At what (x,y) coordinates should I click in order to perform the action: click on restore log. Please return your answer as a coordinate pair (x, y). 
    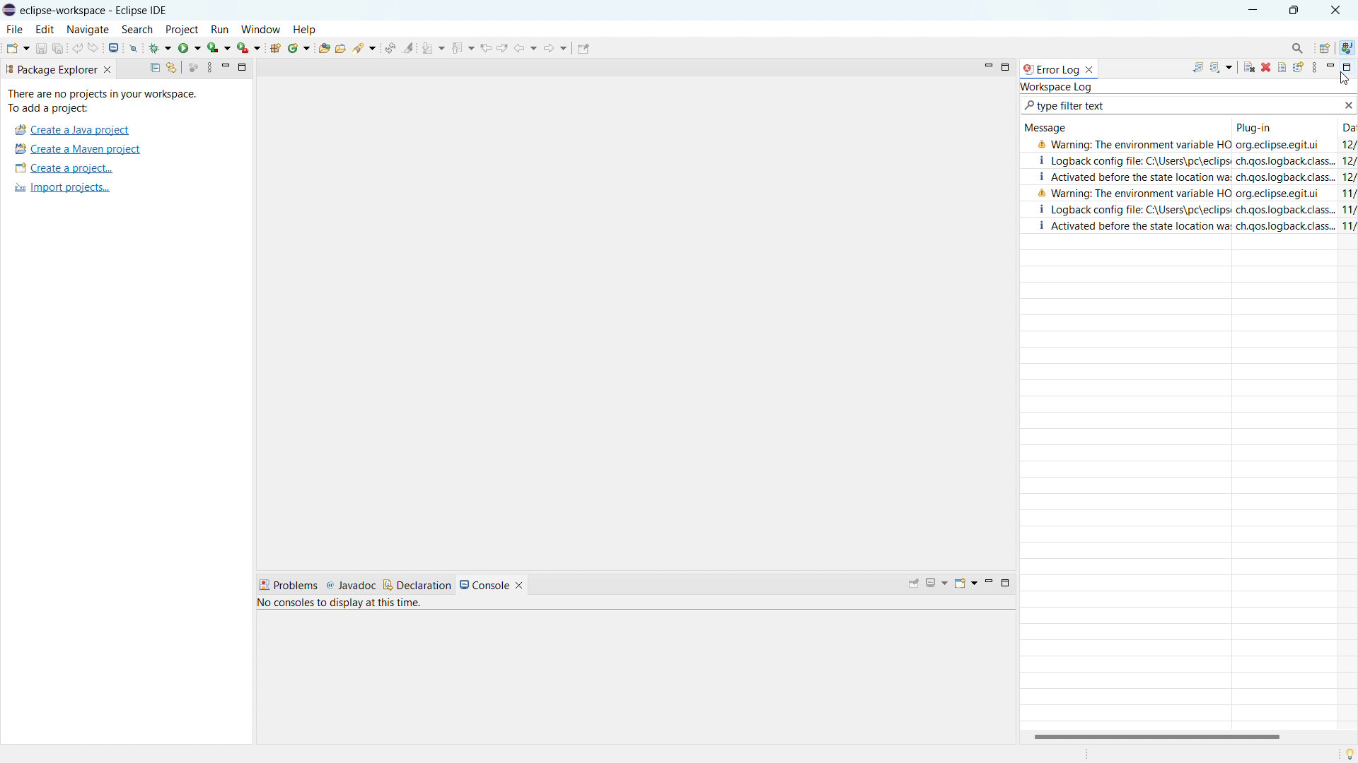
    Looking at the image, I should click on (1298, 67).